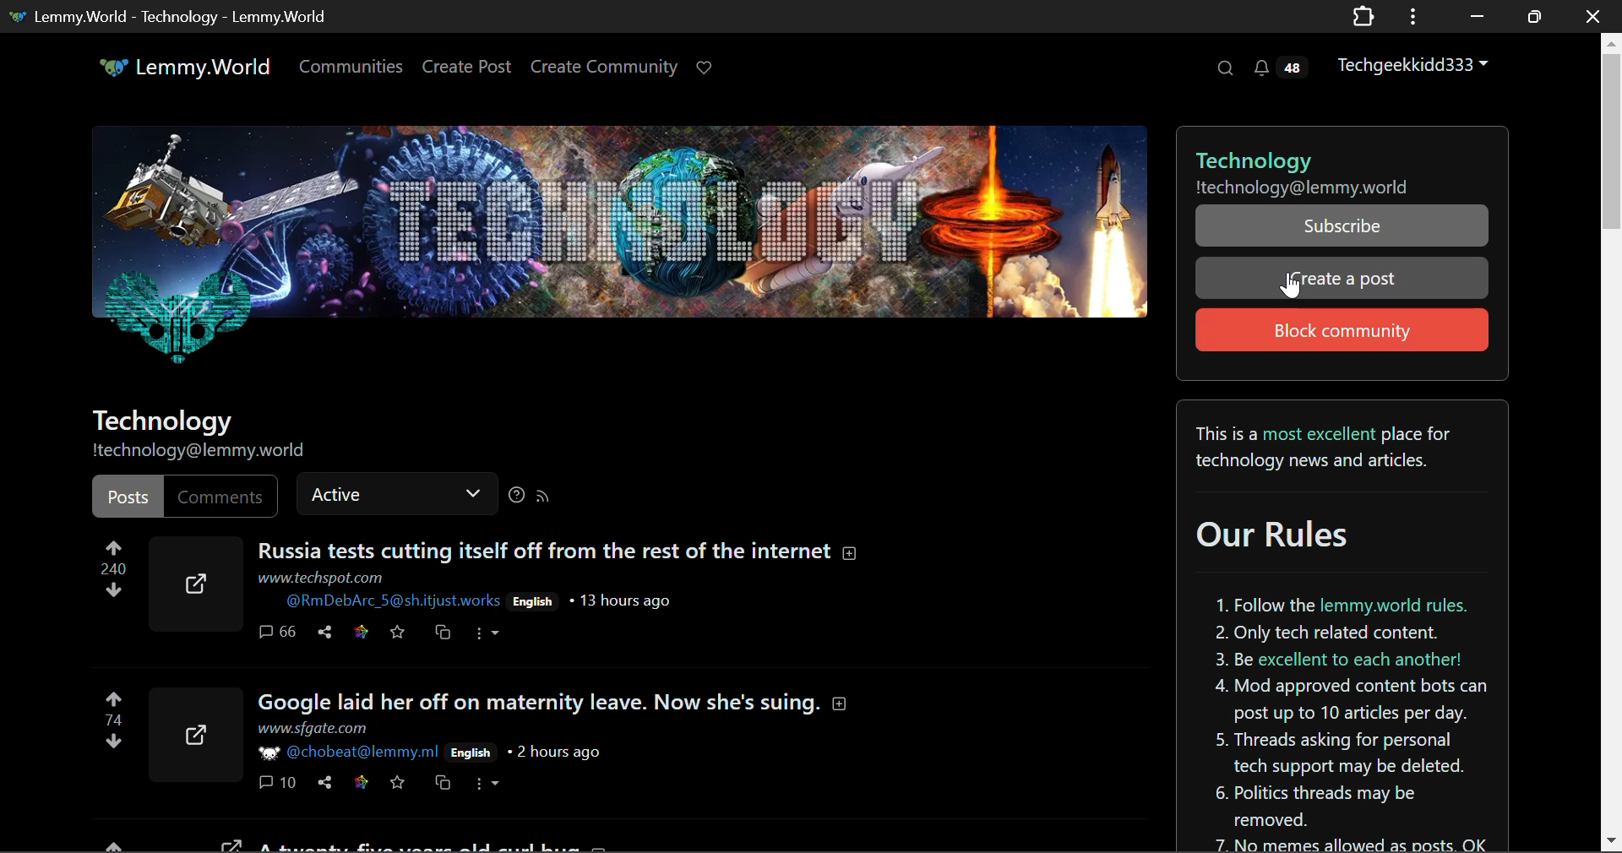 The width and height of the screenshot is (1622, 853). Describe the element at coordinates (204, 454) in the screenshot. I see `Community Lemmy Address` at that location.